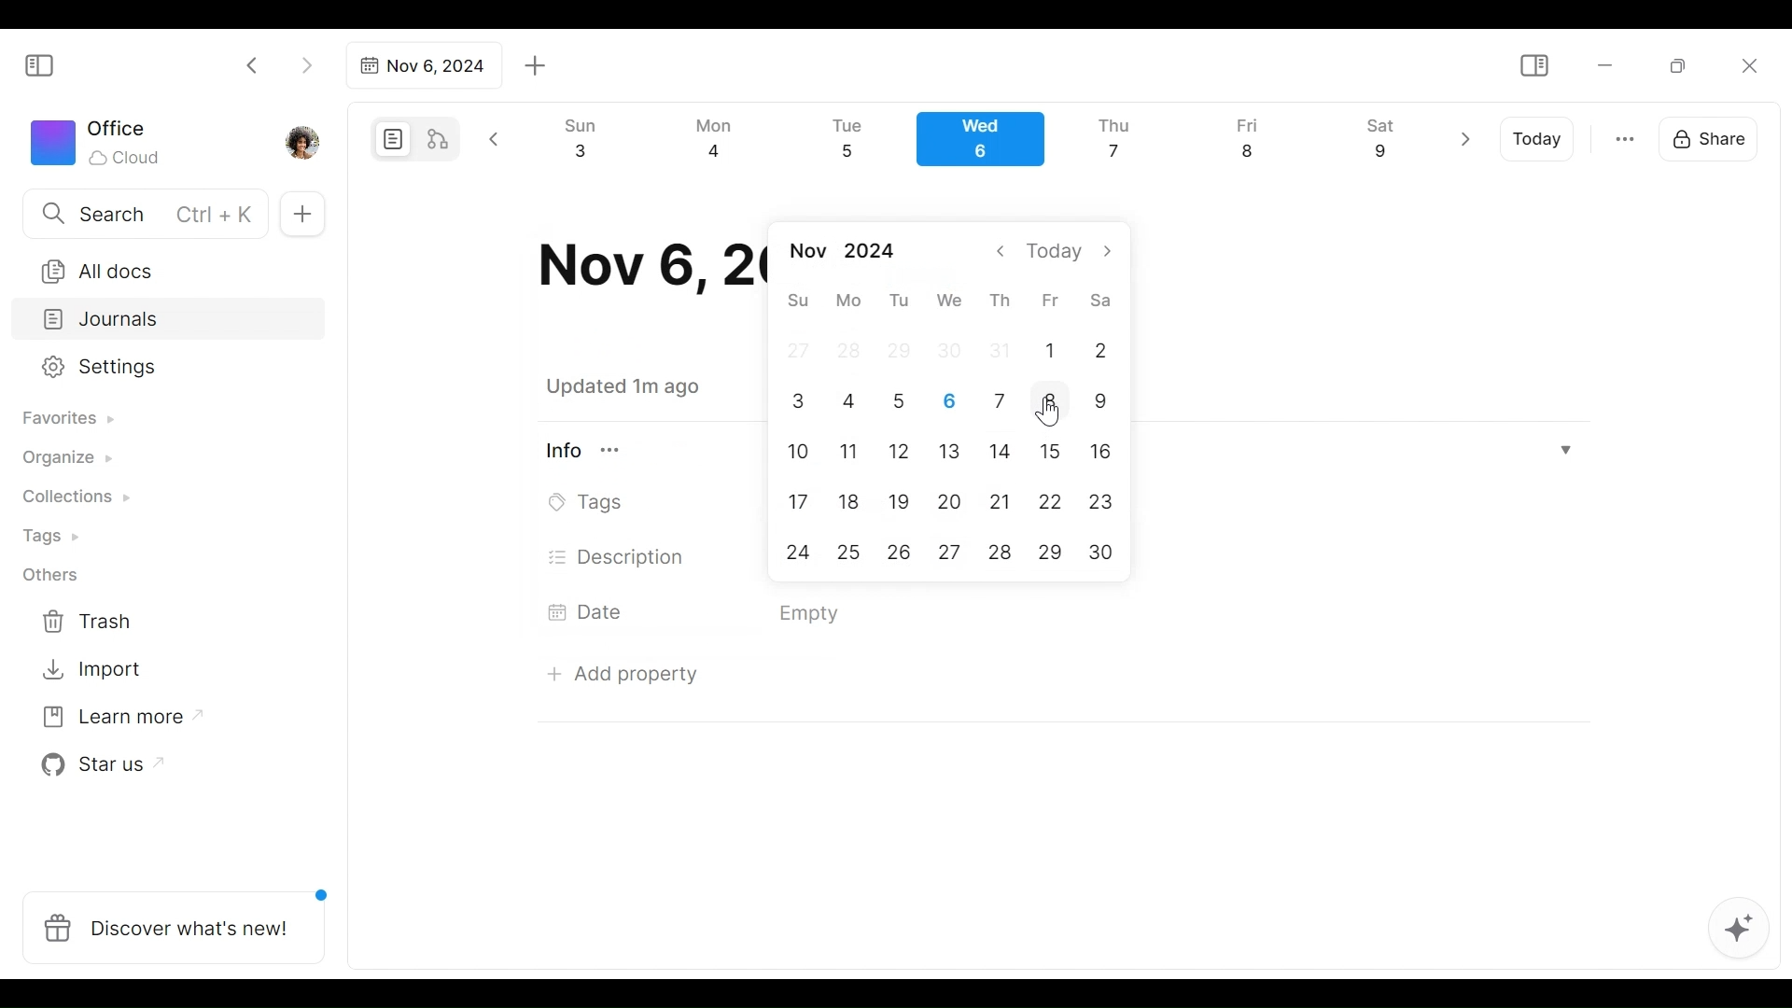 The width and height of the screenshot is (1792, 1008). What do you see at coordinates (815, 614) in the screenshot?
I see `Empty` at bounding box center [815, 614].